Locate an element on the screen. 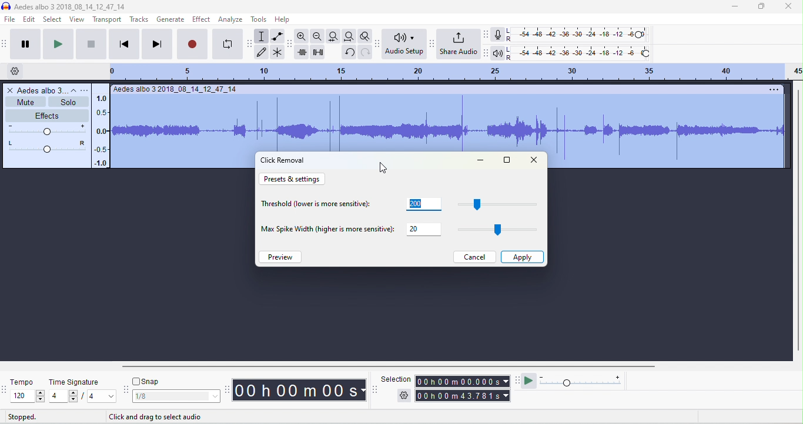 The height and width of the screenshot is (424, 803). drag to change max spike width is located at coordinates (498, 230).